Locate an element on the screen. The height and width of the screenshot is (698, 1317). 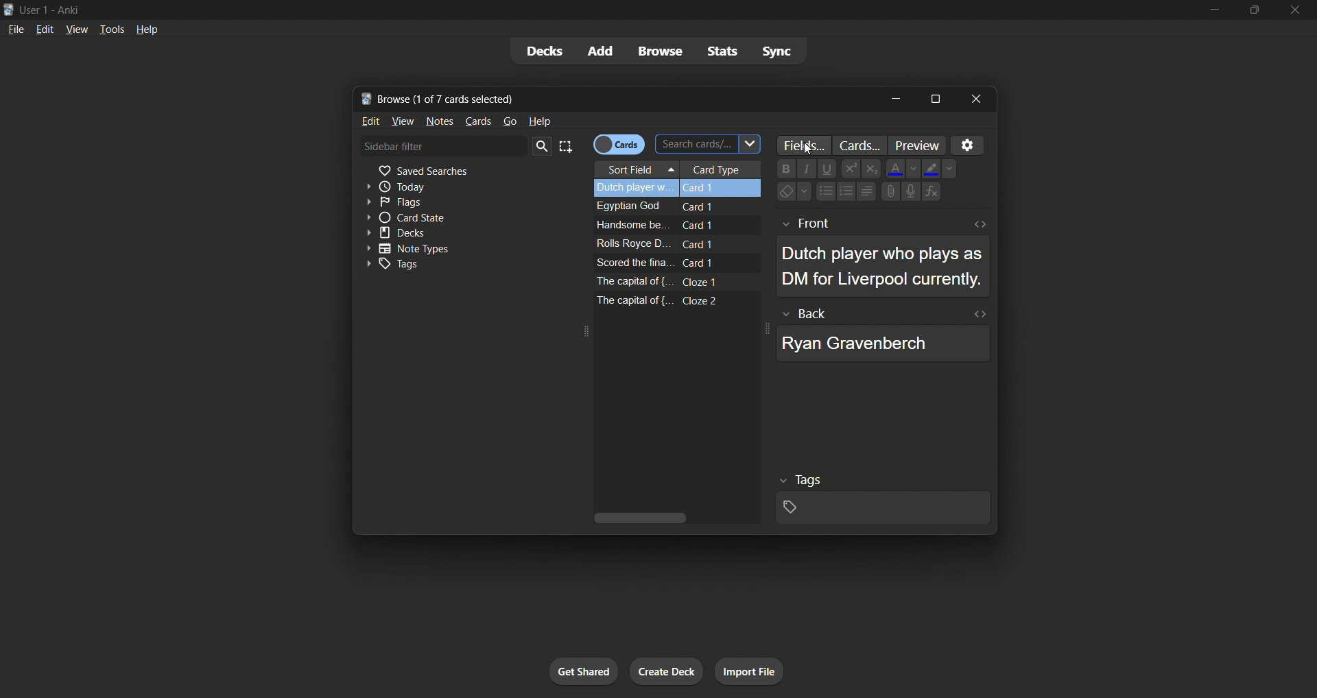
remaining card data is located at coordinates (674, 252).